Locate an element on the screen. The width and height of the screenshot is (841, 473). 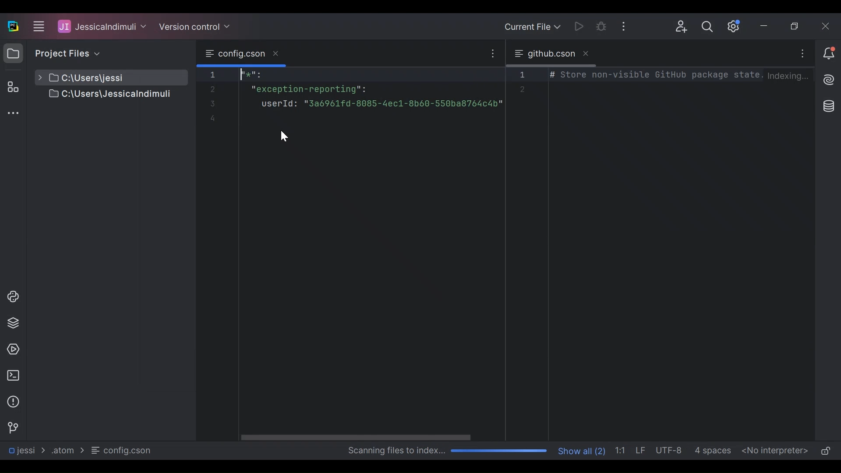
Folder is located at coordinates (66, 450).